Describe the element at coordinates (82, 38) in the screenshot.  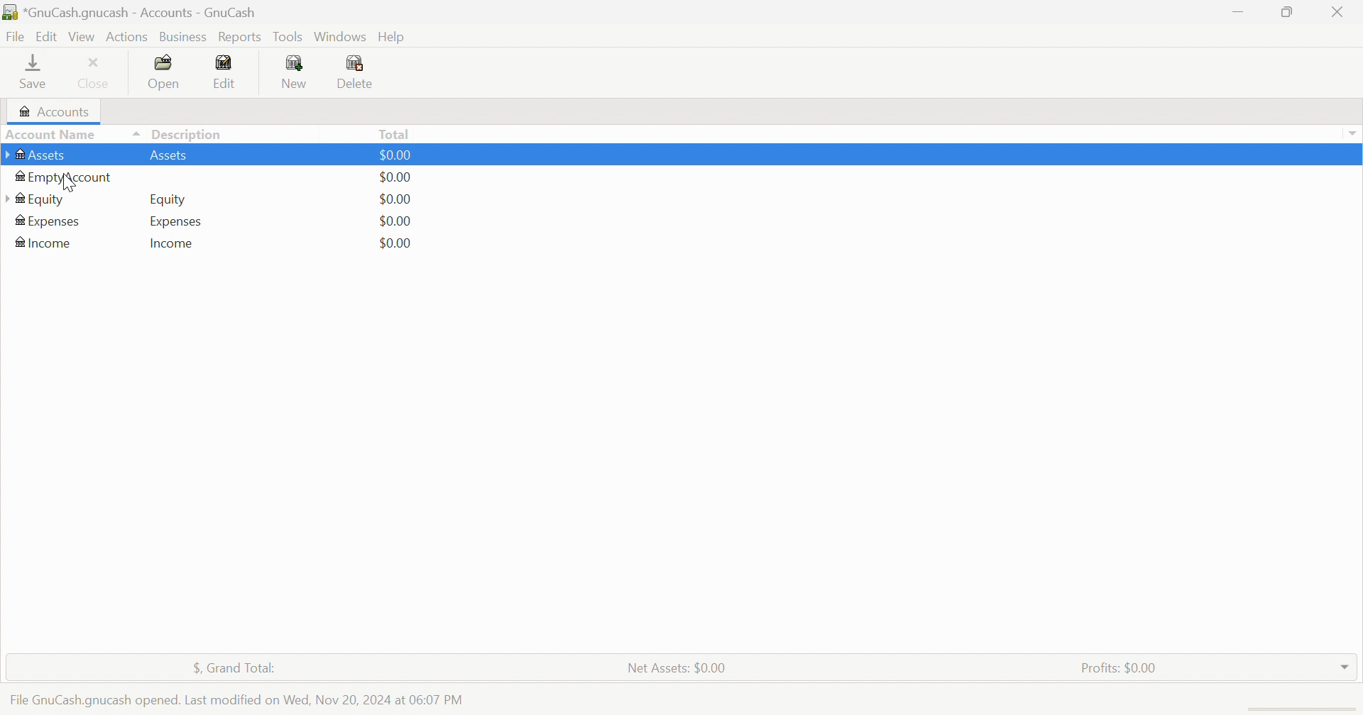
I see `View` at that location.